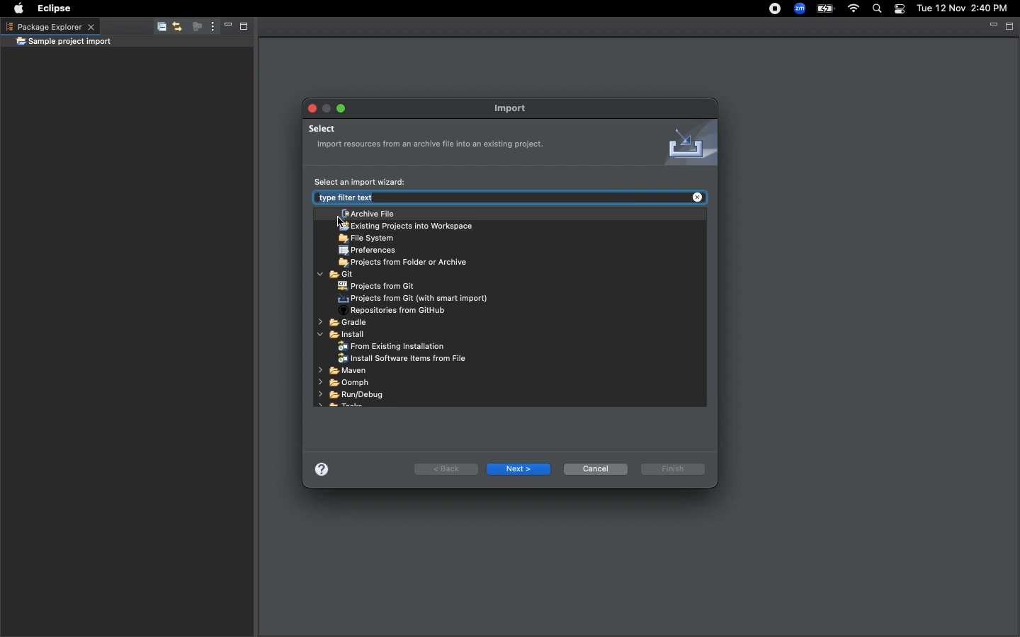 The image size is (1020, 637). I want to click on View menu, so click(210, 27).